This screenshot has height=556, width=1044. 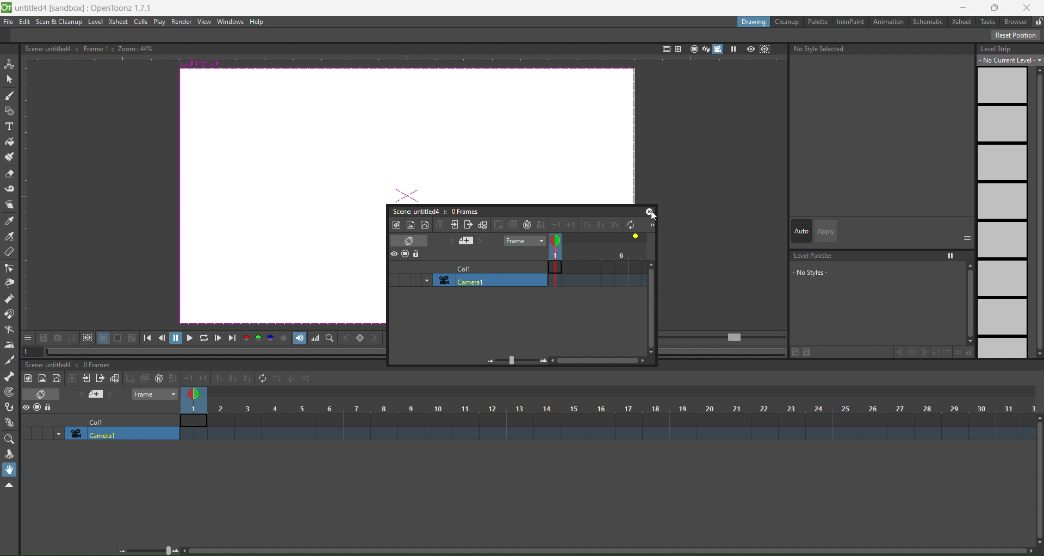 I want to click on , so click(x=540, y=226).